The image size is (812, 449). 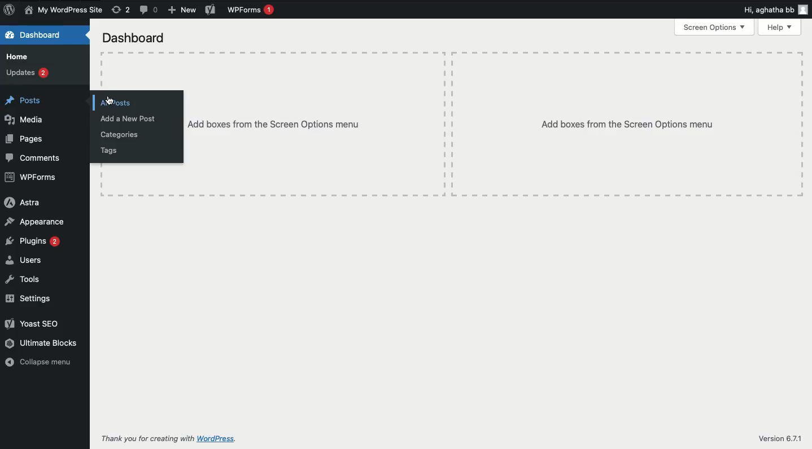 What do you see at coordinates (32, 298) in the screenshot?
I see `Settings` at bounding box center [32, 298].